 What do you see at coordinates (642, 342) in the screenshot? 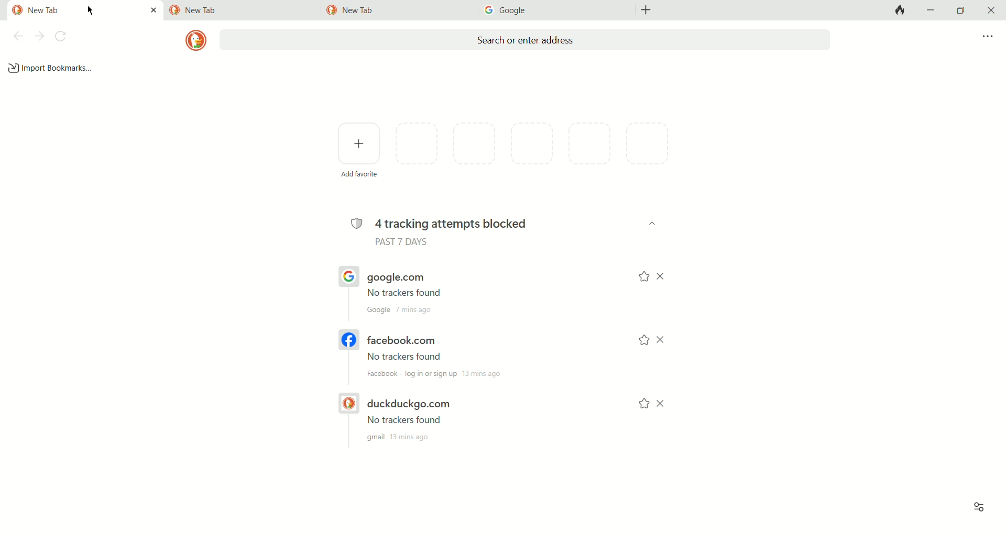
I see `add to favorites` at bounding box center [642, 342].